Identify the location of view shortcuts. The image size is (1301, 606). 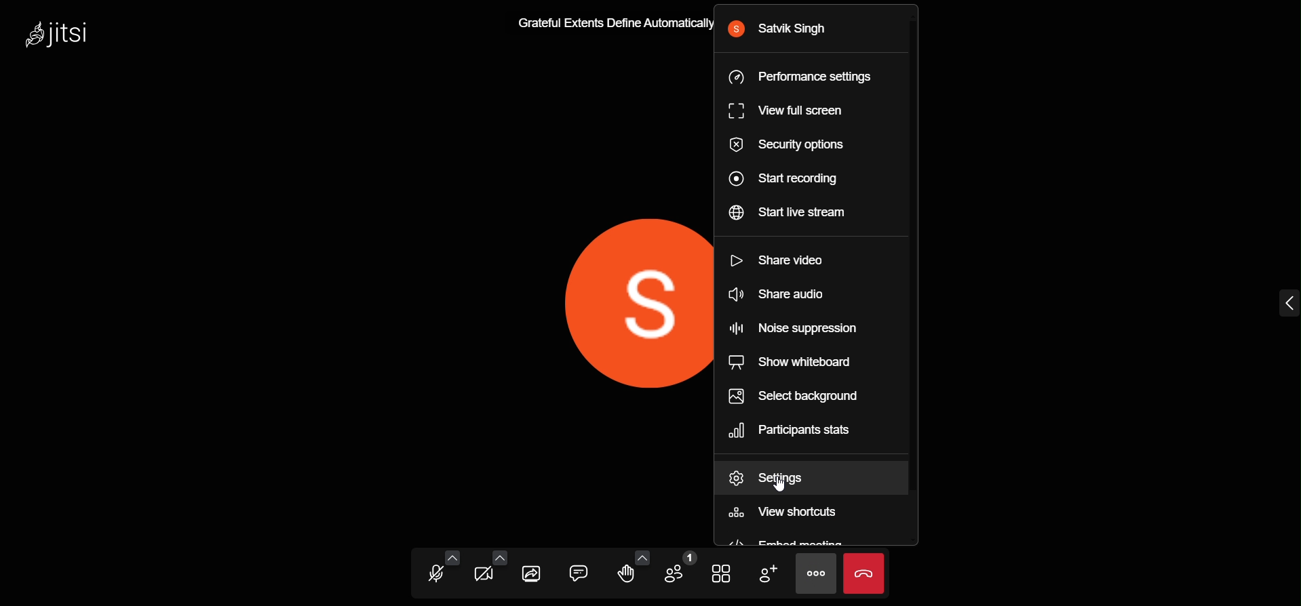
(790, 512).